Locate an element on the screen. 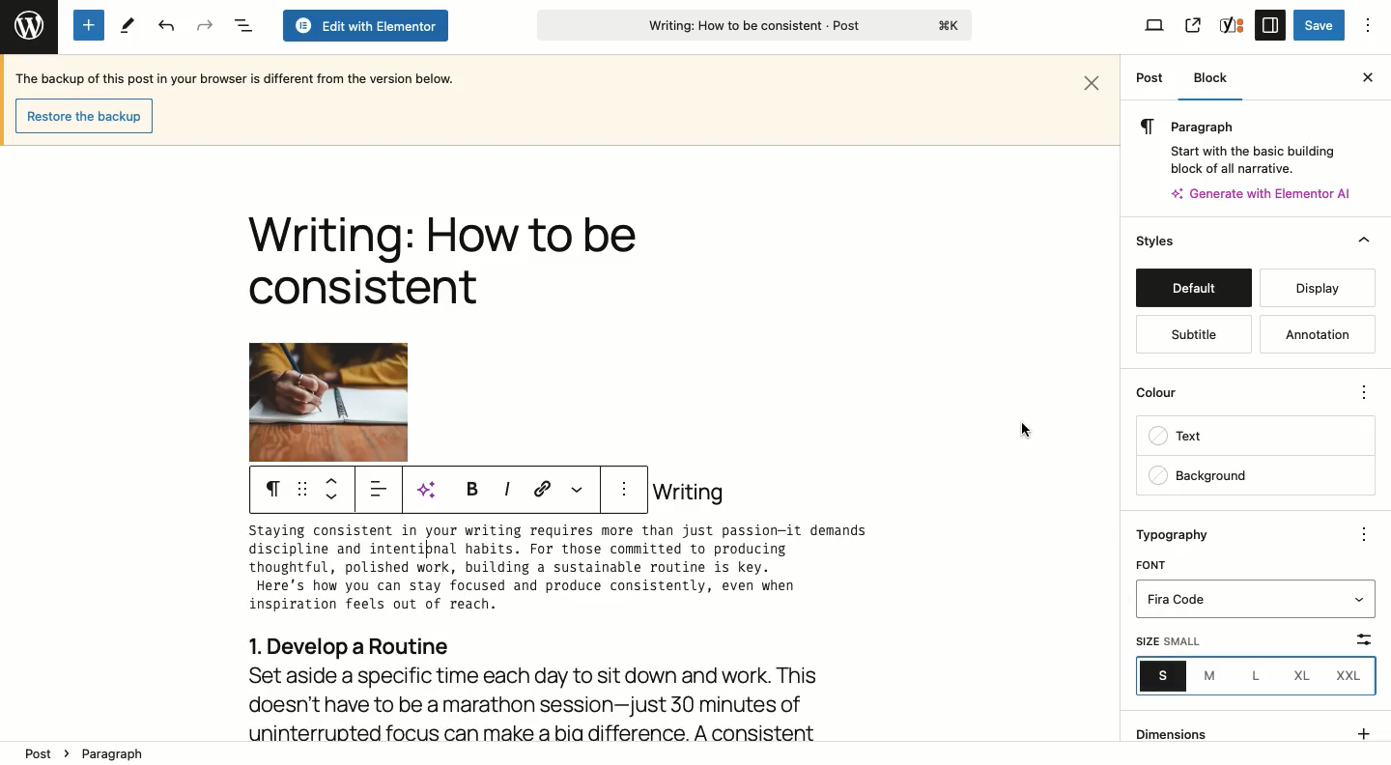 The width and height of the screenshot is (1391, 765). Image is located at coordinates (328, 402).